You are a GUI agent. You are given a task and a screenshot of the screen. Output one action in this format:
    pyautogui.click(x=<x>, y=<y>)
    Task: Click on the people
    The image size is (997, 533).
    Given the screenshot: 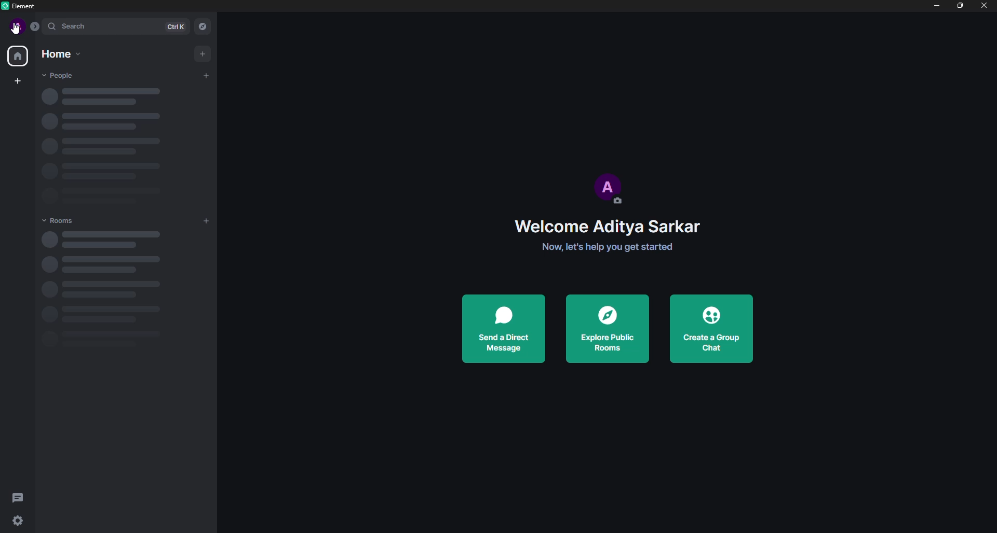 What is the action you would take?
    pyautogui.click(x=58, y=75)
    